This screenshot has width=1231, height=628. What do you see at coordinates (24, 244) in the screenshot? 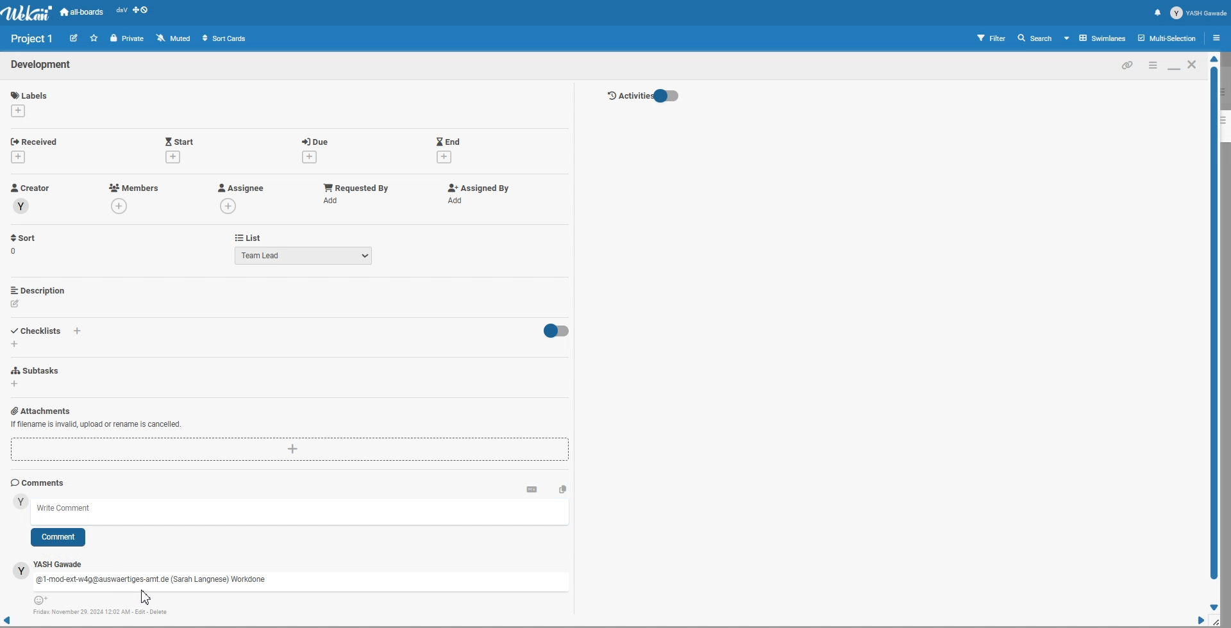
I see `Sort` at bounding box center [24, 244].